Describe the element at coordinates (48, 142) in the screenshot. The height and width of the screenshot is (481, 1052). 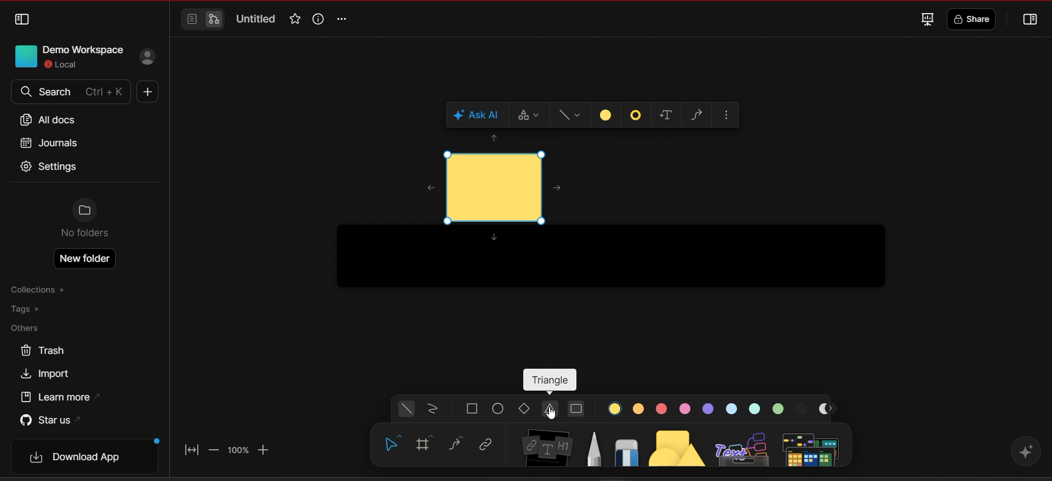
I see `journals` at that location.